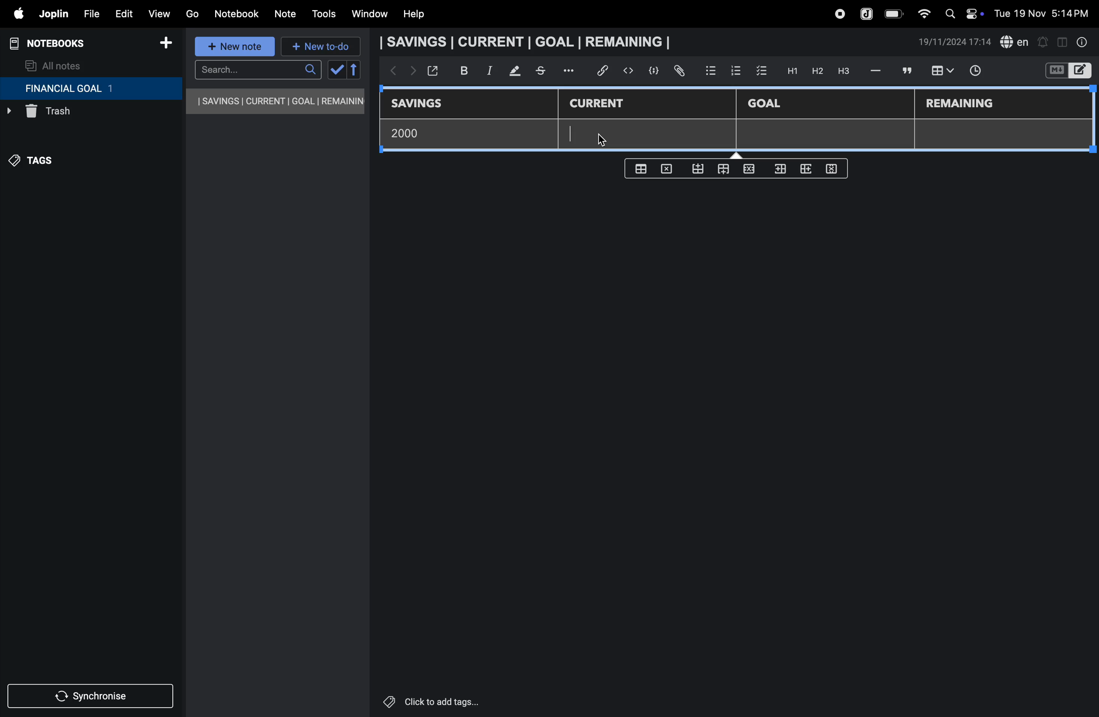 Image resolution: width=1099 pixels, height=717 pixels. What do you see at coordinates (598, 140) in the screenshot?
I see `cursor` at bounding box center [598, 140].